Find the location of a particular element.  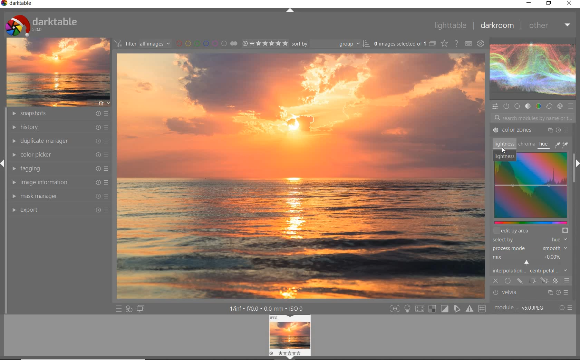

cursor is located at coordinates (504, 151).